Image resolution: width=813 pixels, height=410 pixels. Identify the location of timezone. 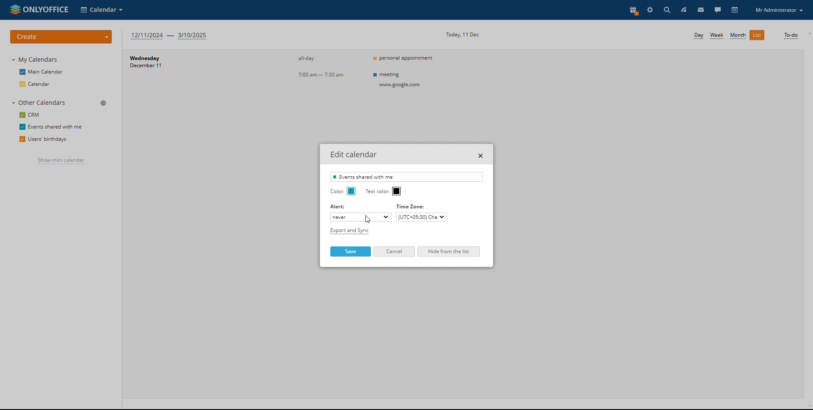
(413, 206).